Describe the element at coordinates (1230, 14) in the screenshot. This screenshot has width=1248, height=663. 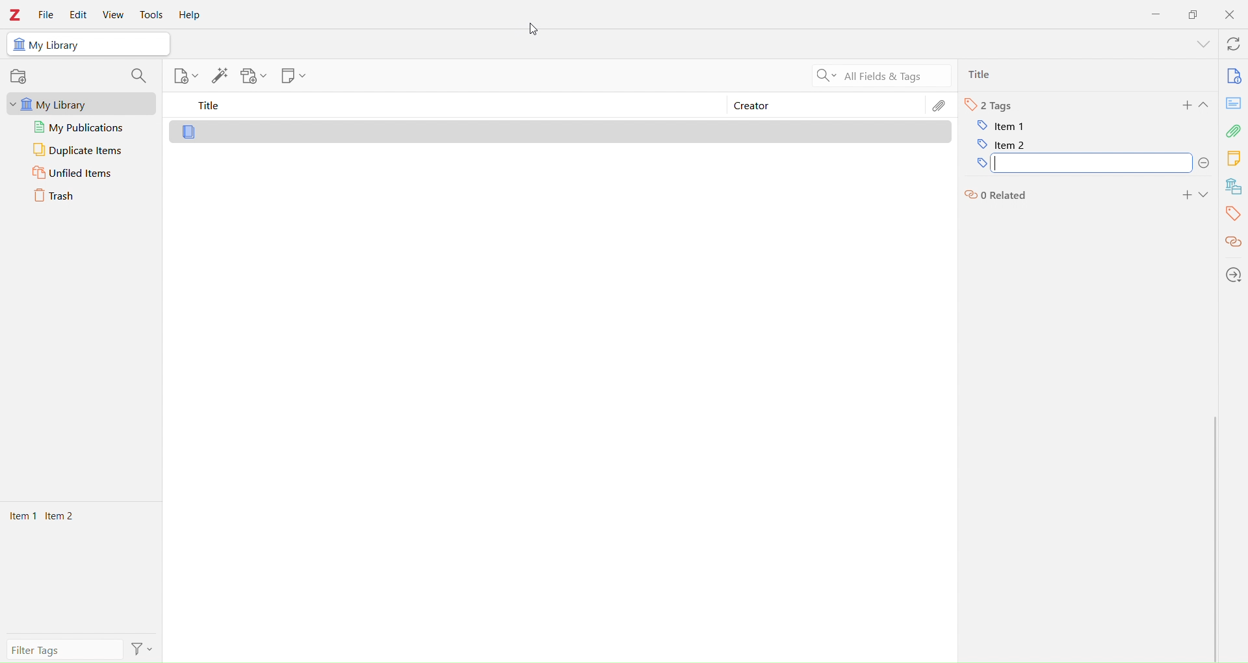
I see `Close` at that location.